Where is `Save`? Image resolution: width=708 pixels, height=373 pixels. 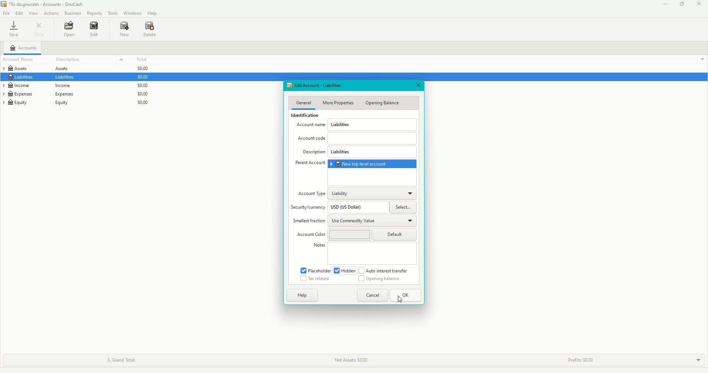
Save is located at coordinates (14, 29).